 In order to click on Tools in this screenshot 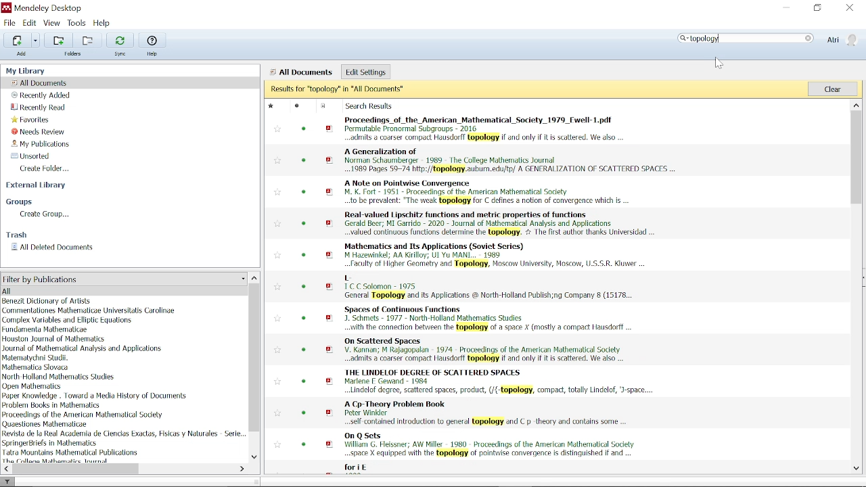, I will do `click(76, 22)`.